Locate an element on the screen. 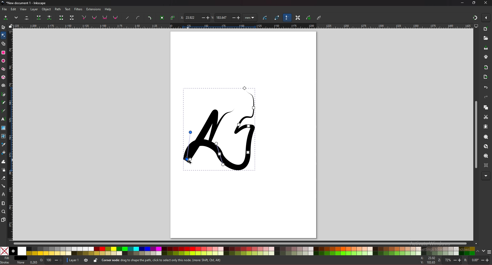 This screenshot has height=265, width=492. lock guides is located at coordinates (11, 26).